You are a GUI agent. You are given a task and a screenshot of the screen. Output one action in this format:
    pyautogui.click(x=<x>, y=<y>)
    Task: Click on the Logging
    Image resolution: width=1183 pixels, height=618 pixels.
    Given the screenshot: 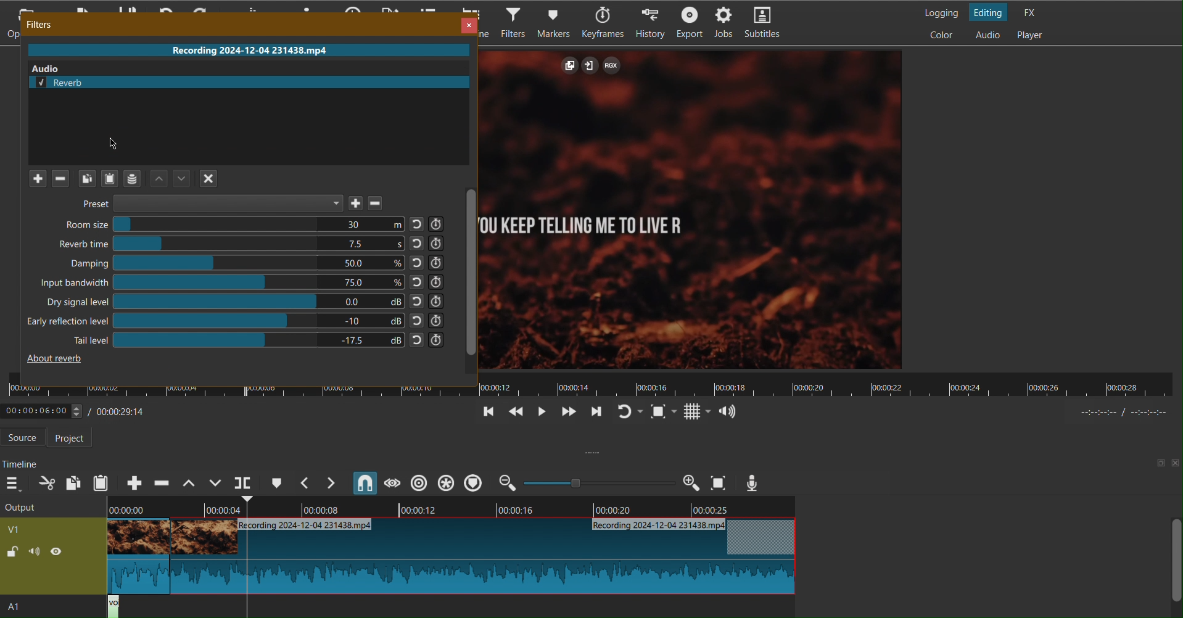 What is the action you would take?
    pyautogui.click(x=938, y=10)
    